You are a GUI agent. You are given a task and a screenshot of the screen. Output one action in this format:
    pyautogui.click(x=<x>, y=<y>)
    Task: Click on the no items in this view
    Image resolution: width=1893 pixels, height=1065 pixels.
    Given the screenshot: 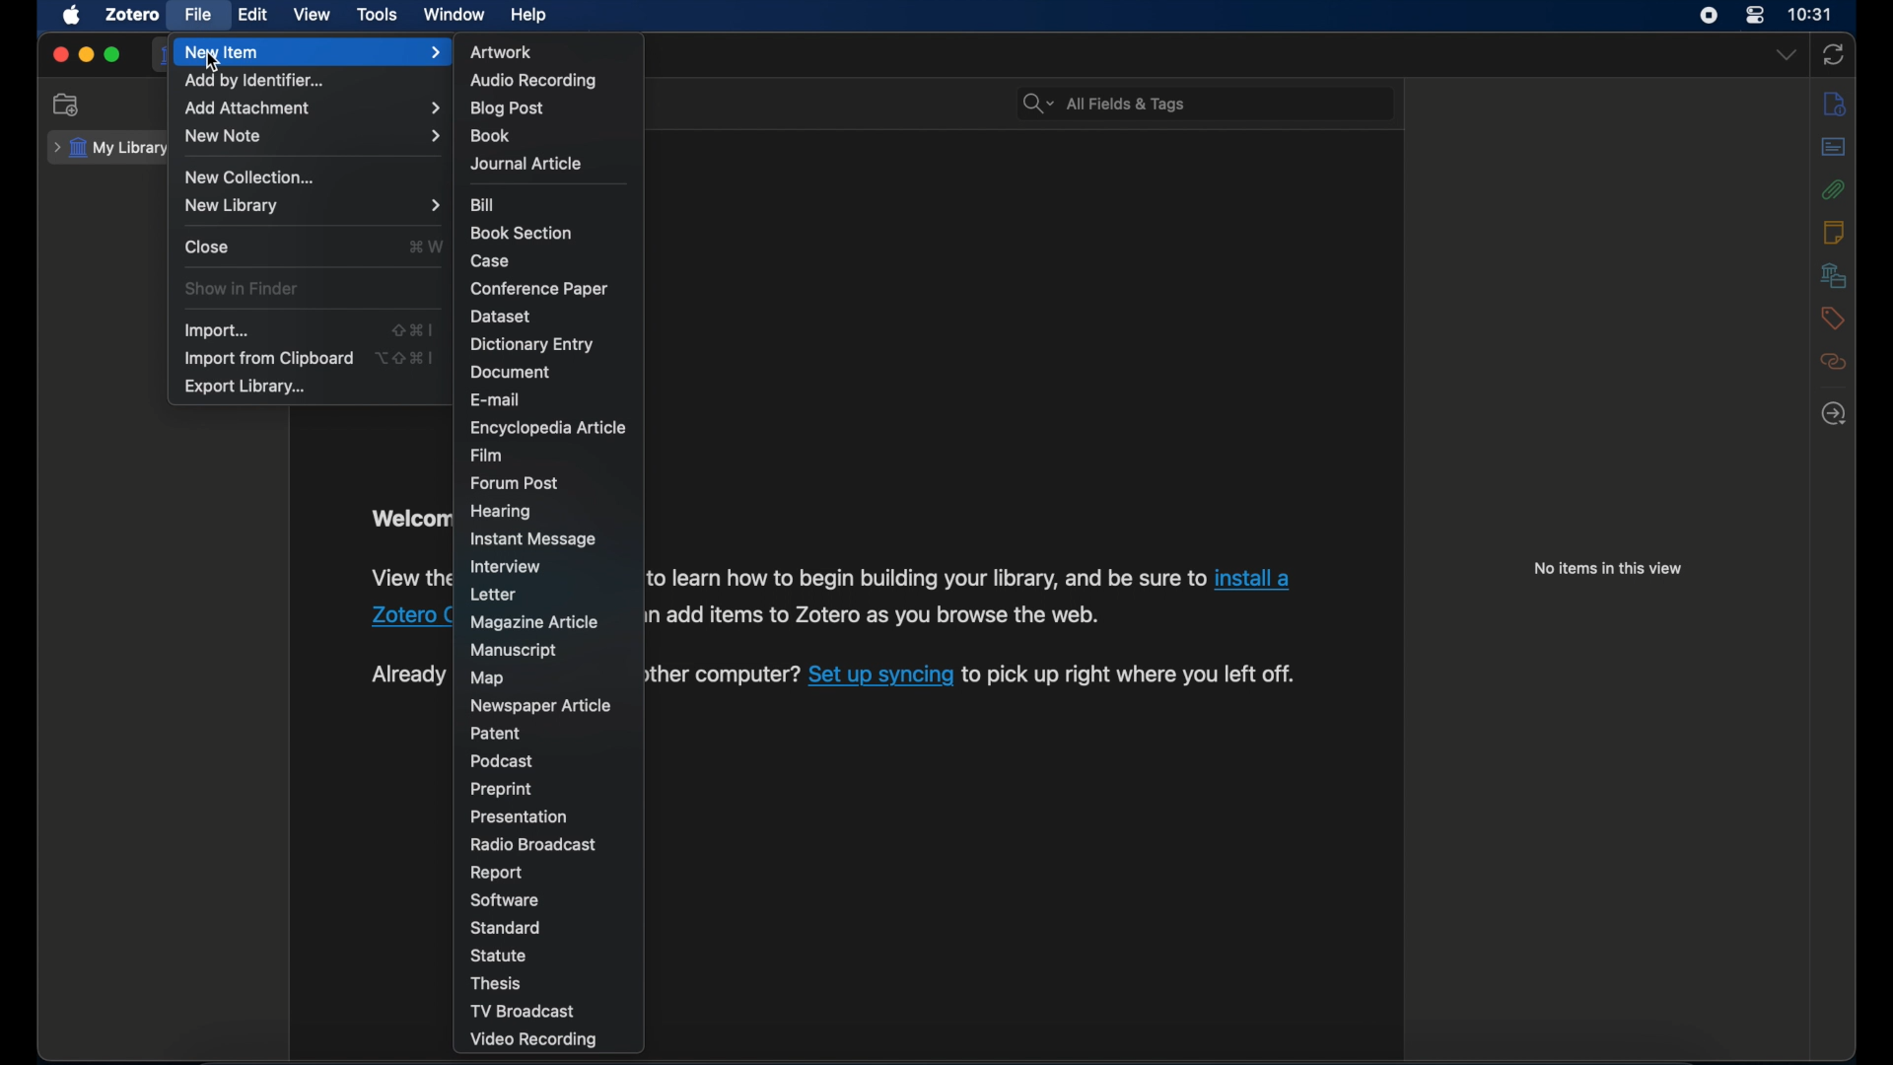 What is the action you would take?
    pyautogui.click(x=1607, y=569)
    